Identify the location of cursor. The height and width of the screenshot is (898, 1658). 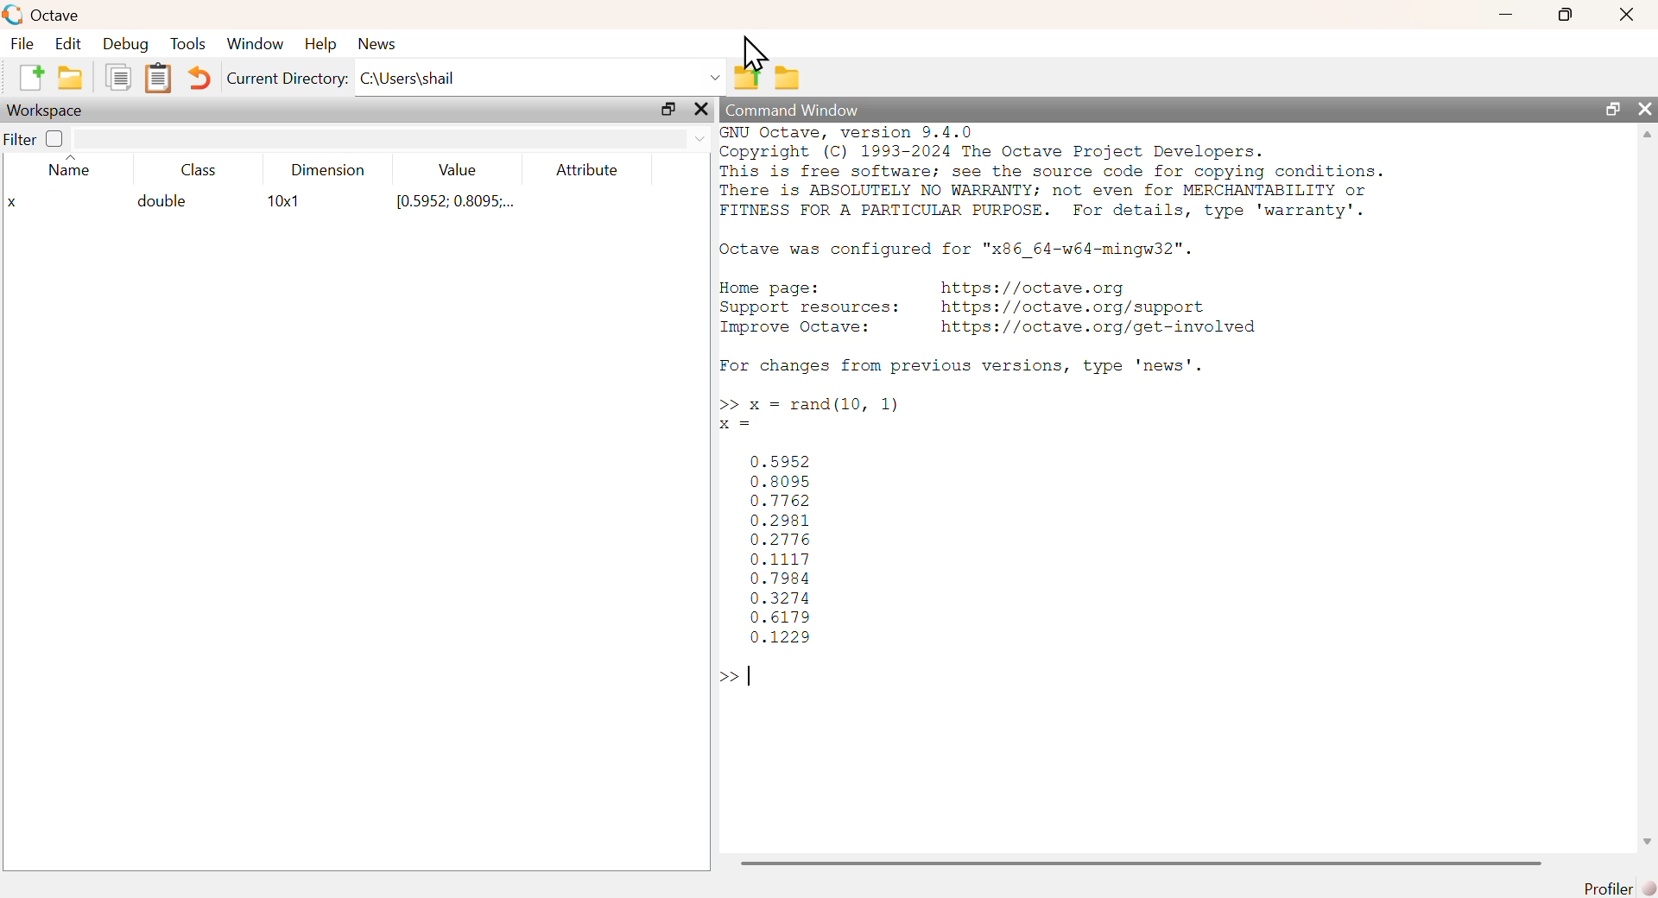
(756, 51).